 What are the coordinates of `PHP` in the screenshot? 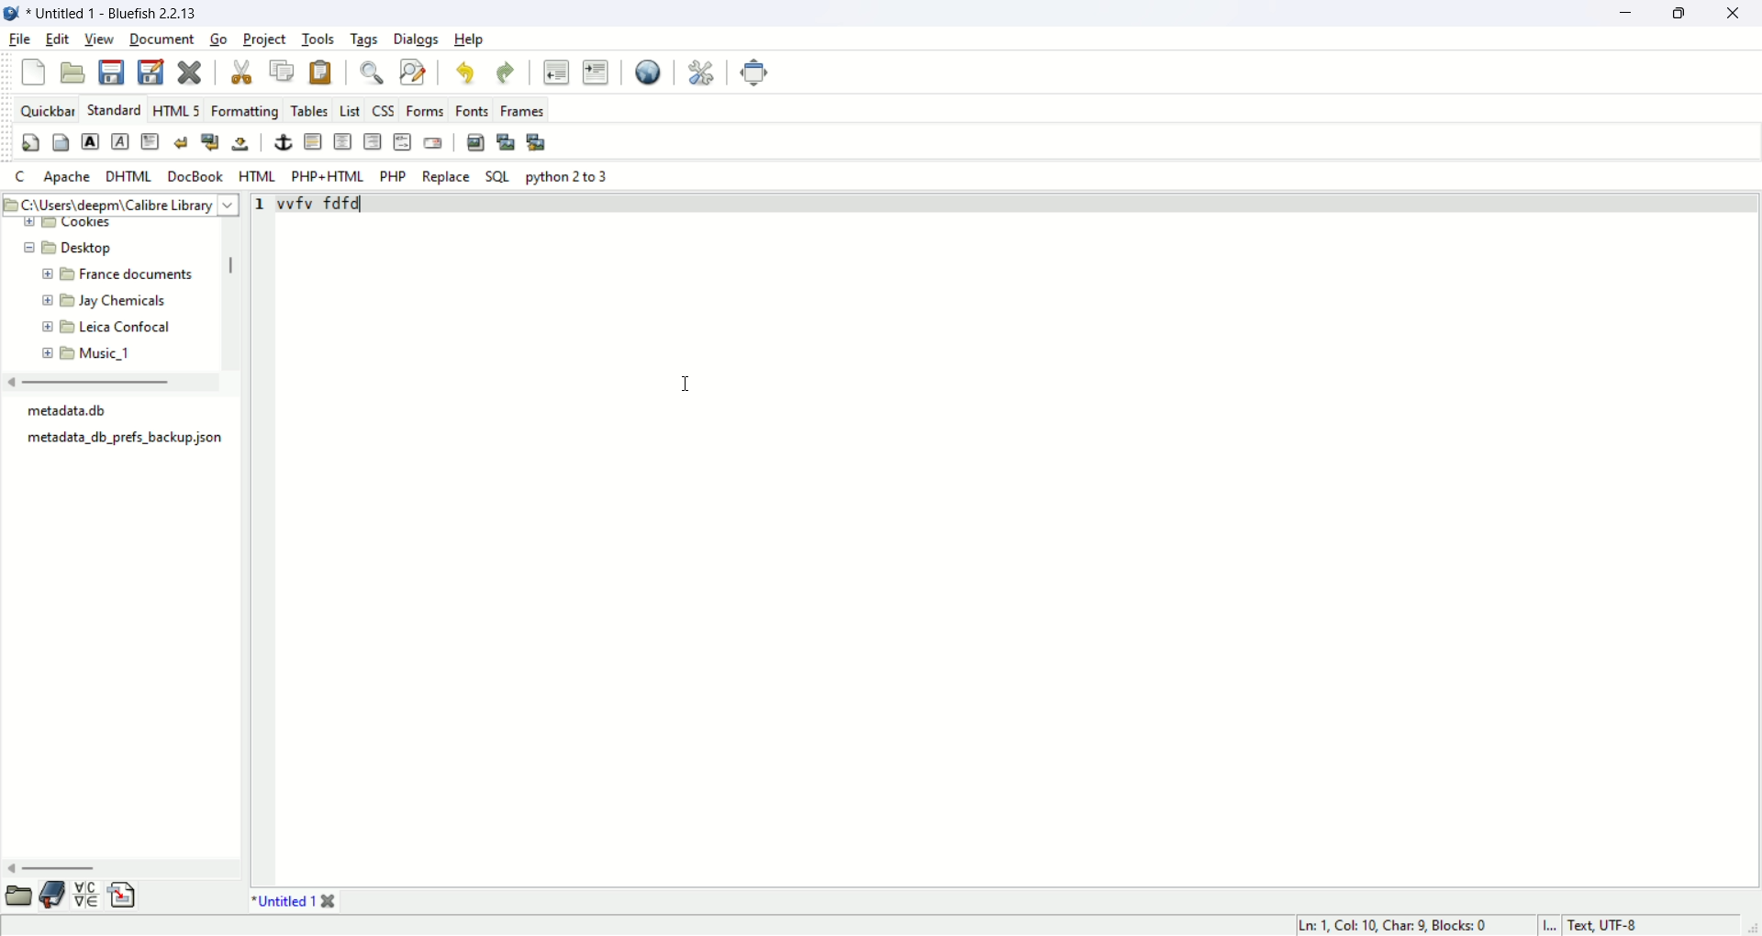 It's located at (393, 175).